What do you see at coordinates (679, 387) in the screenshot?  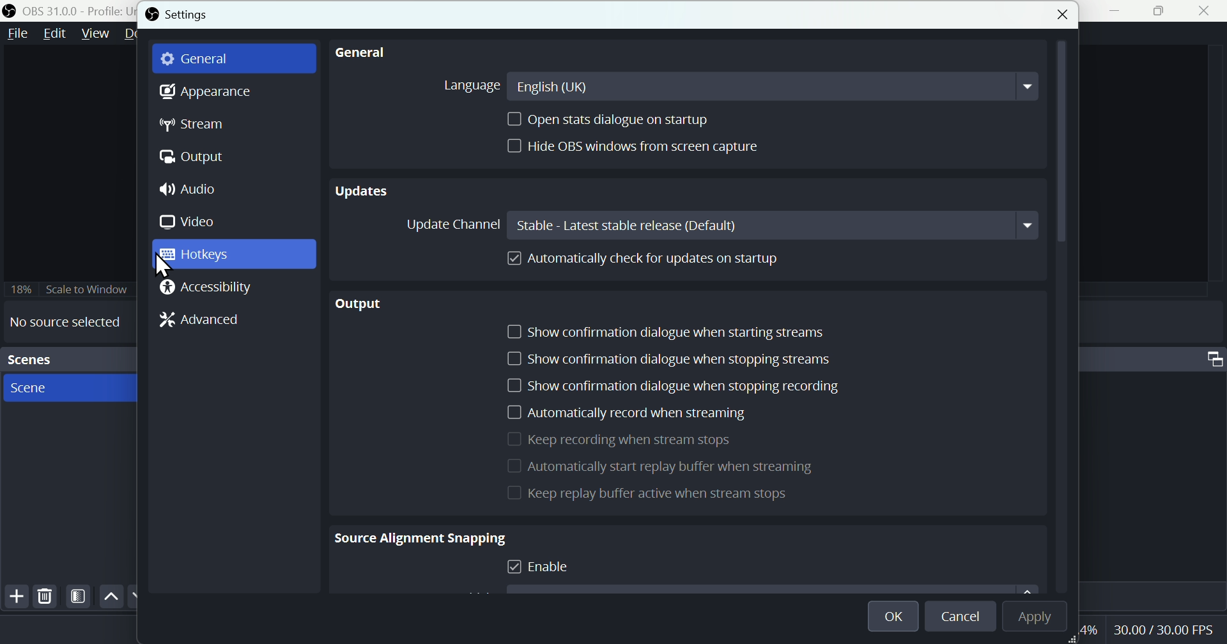 I see `Show confirmation dialogue when stopped recording` at bounding box center [679, 387].